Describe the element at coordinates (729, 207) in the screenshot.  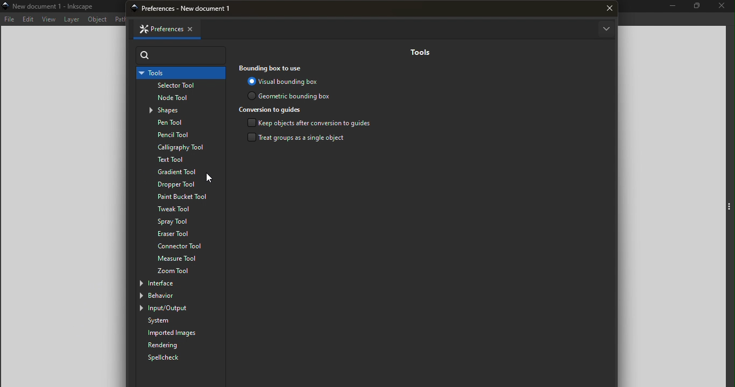
I see `Toggle command panel` at that location.